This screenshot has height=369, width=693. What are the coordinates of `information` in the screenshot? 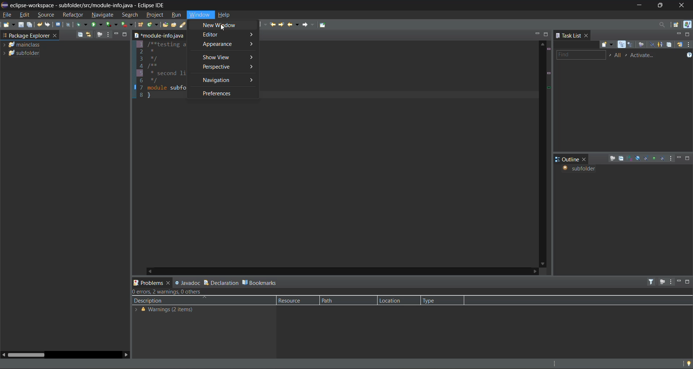 It's located at (164, 309).